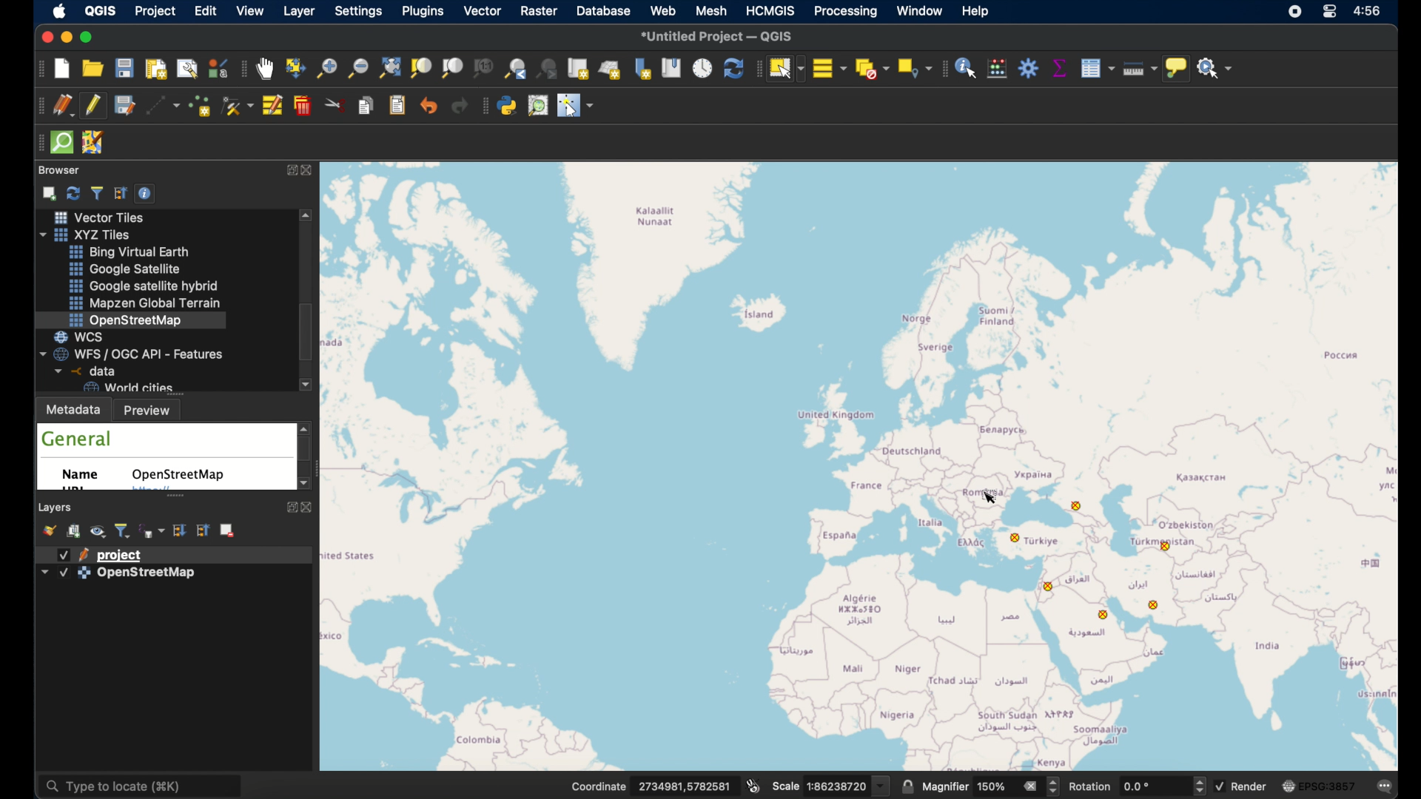  What do you see at coordinates (202, 105) in the screenshot?
I see `add point feature` at bounding box center [202, 105].